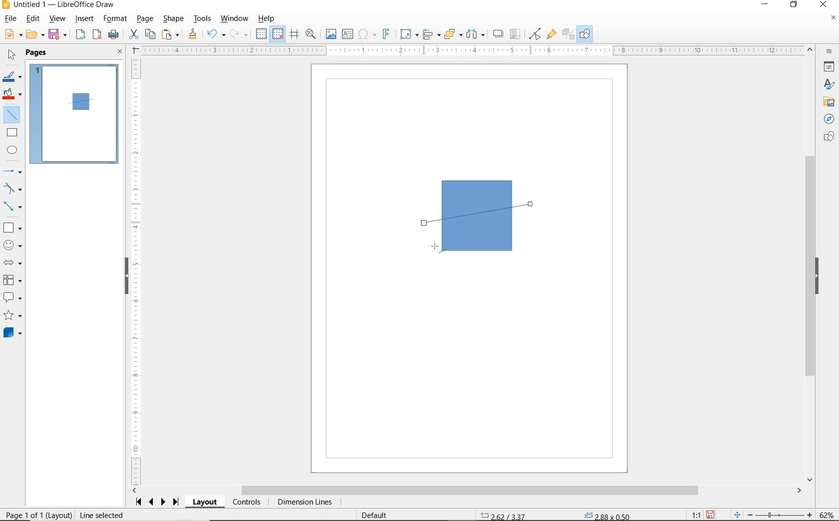 The height and width of the screenshot is (521, 839). I want to click on TOGGLE EXTRUSION, so click(567, 33).